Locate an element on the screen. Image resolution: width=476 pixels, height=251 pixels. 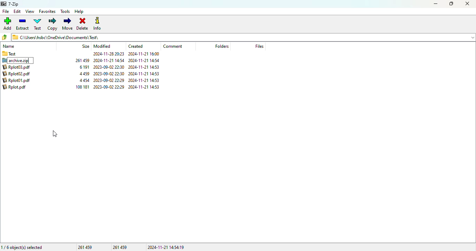
2024-11-21 16:00 is located at coordinates (145, 54).